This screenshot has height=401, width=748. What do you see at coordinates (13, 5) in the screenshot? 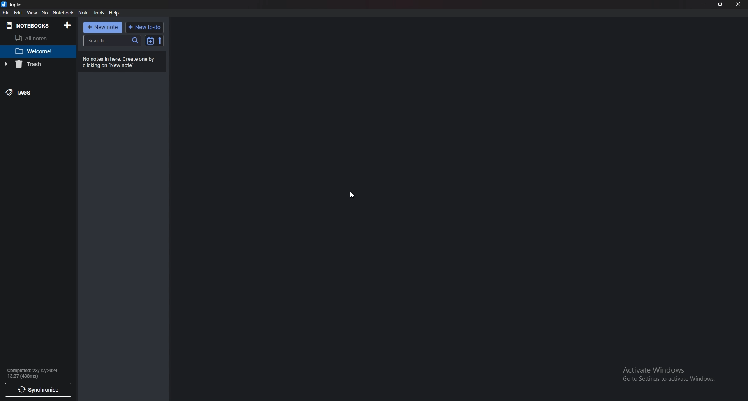
I see `joplin` at bounding box center [13, 5].